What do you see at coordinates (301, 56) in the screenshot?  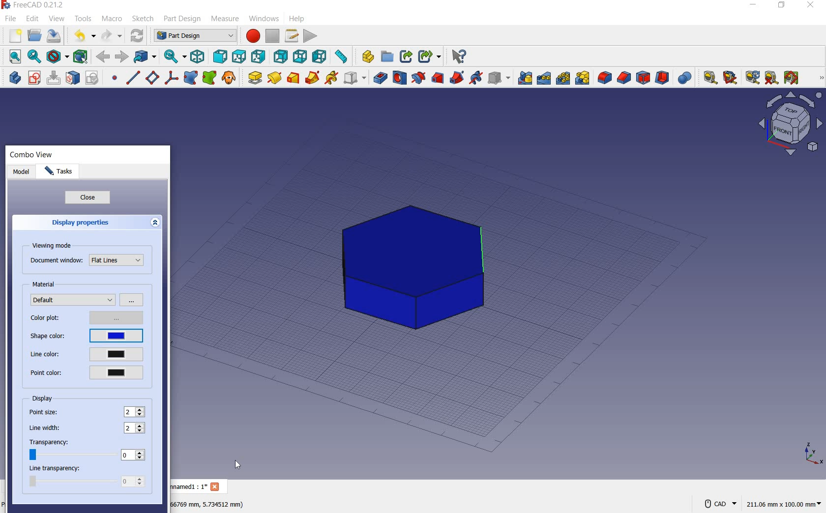 I see `bottom` at bounding box center [301, 56].